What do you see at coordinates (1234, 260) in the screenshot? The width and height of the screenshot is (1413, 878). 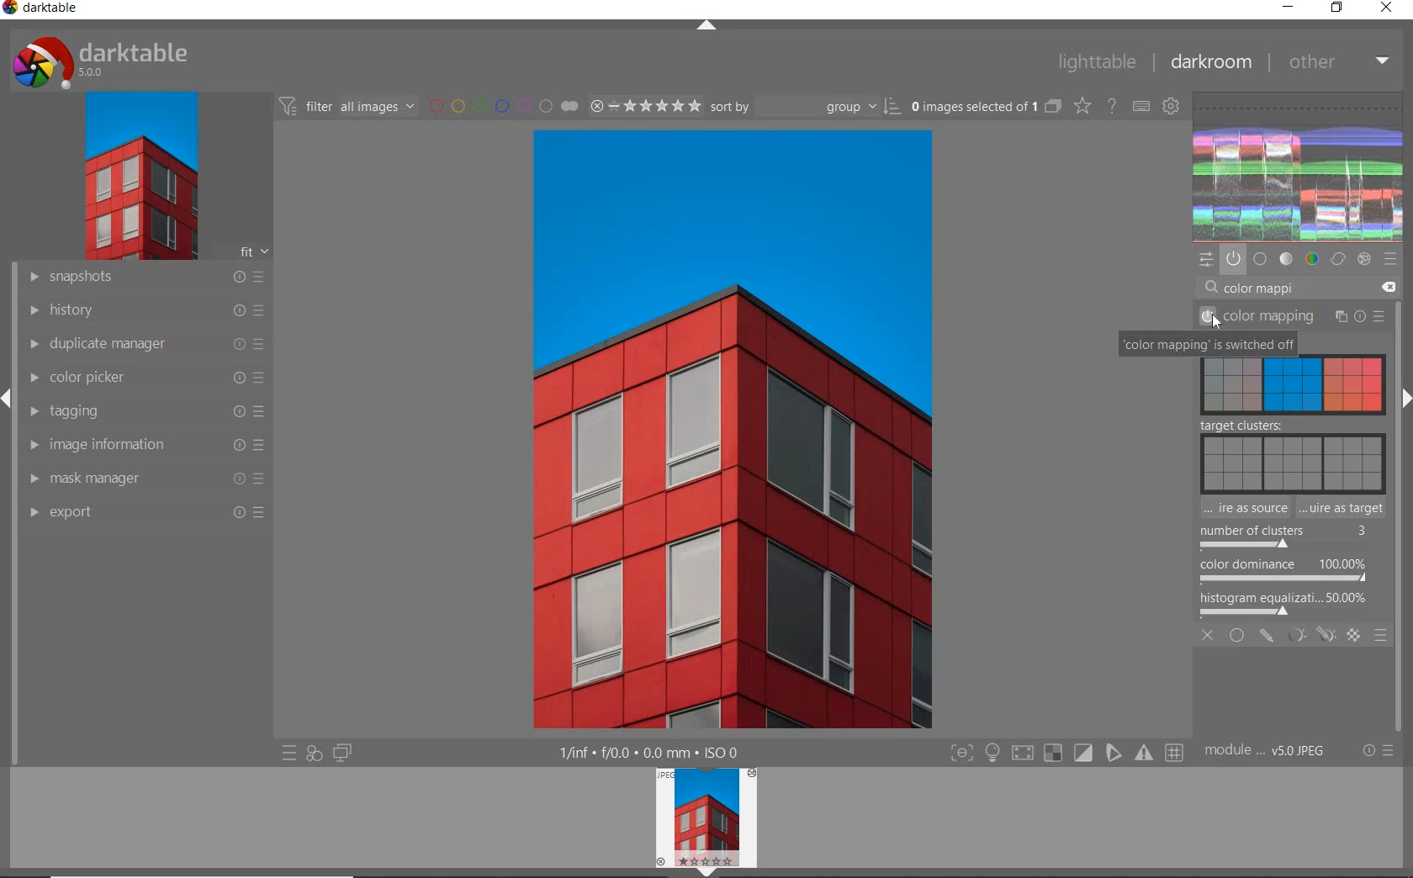 I see `show only active module` at bounding box center [1234, 260].